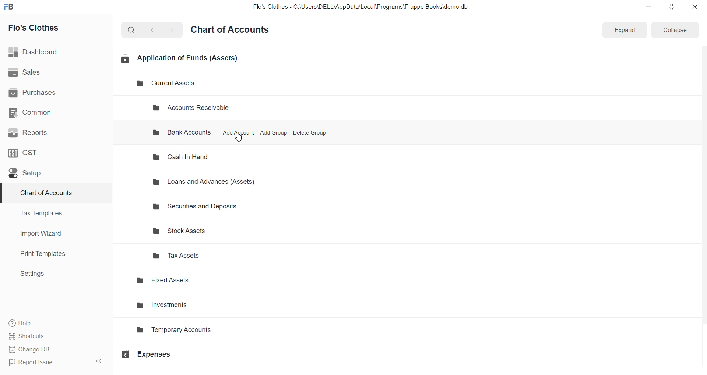  Describe the element at coordinates (671, 7) in the screenshot. I see `resize` at that location.